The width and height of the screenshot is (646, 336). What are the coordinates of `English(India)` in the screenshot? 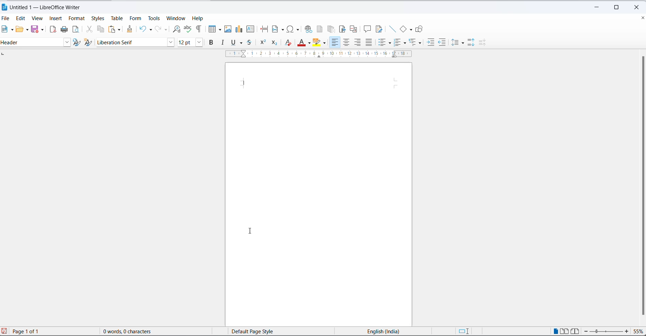 It's located at (377, 331).